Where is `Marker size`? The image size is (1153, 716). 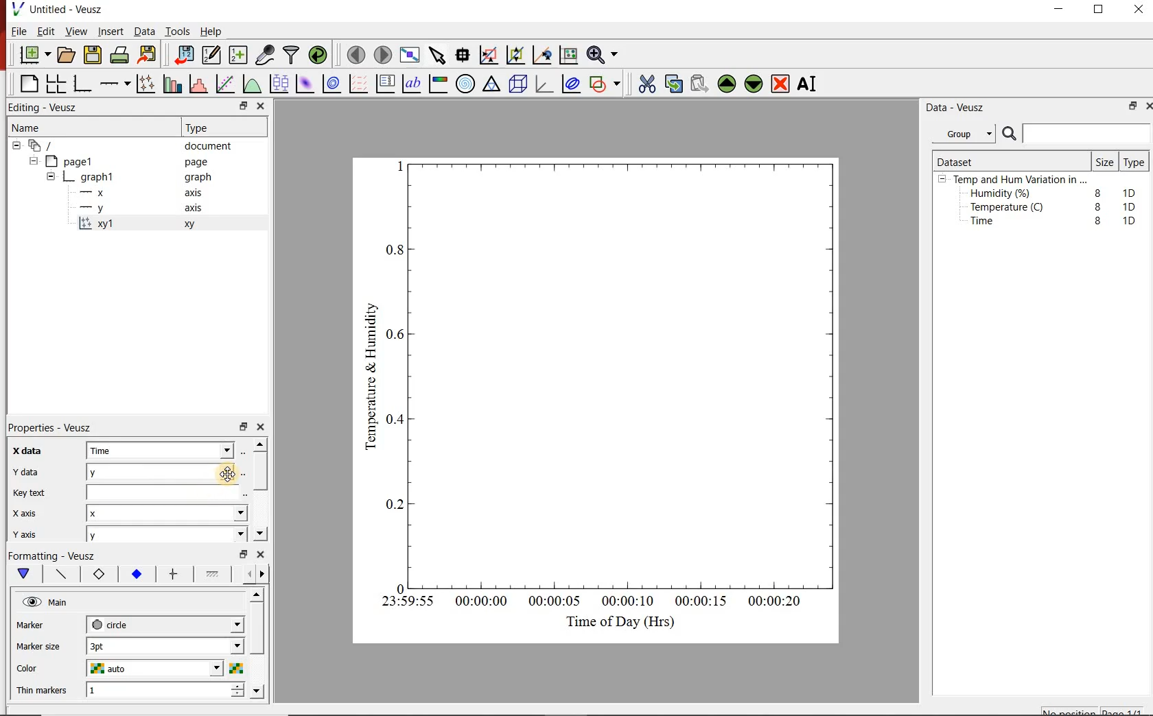
Marker size is located at coordinates (45, 645).